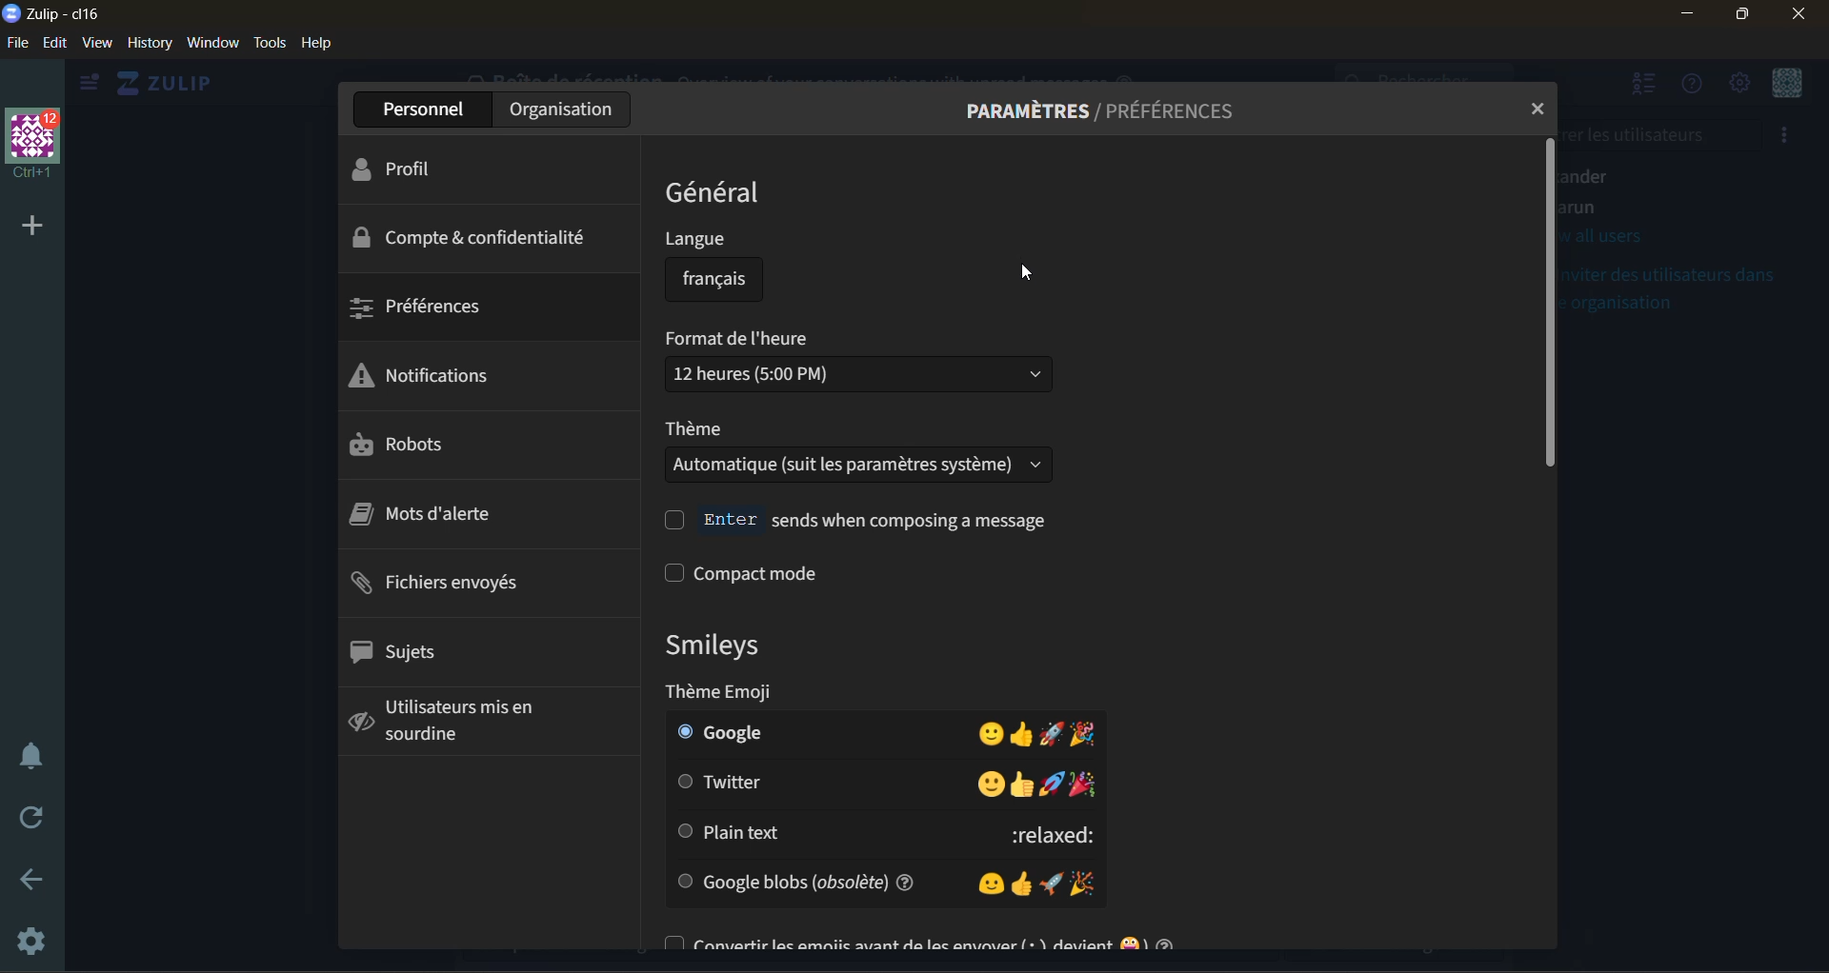  What do you see at coordinates (450, 586) in the screenshot?
I see `uploaded files` at bounding box center [450, 586].